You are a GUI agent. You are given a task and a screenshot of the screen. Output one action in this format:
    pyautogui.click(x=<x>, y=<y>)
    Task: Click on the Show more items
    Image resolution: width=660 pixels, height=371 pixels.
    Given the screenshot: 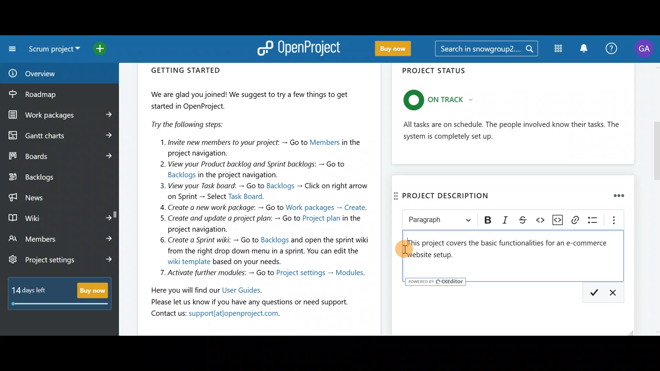 What is the action you would take?
    pyautogui.click(x=613, y=220)
    